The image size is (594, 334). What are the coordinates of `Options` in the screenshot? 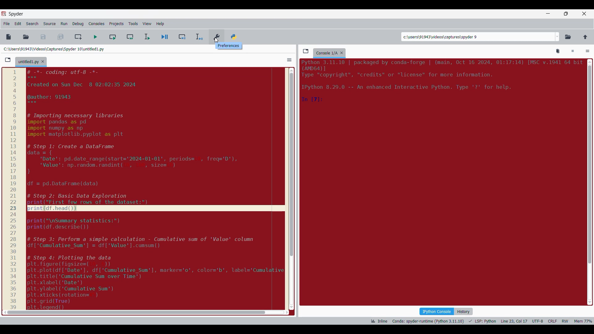 It's located at (588, 52).